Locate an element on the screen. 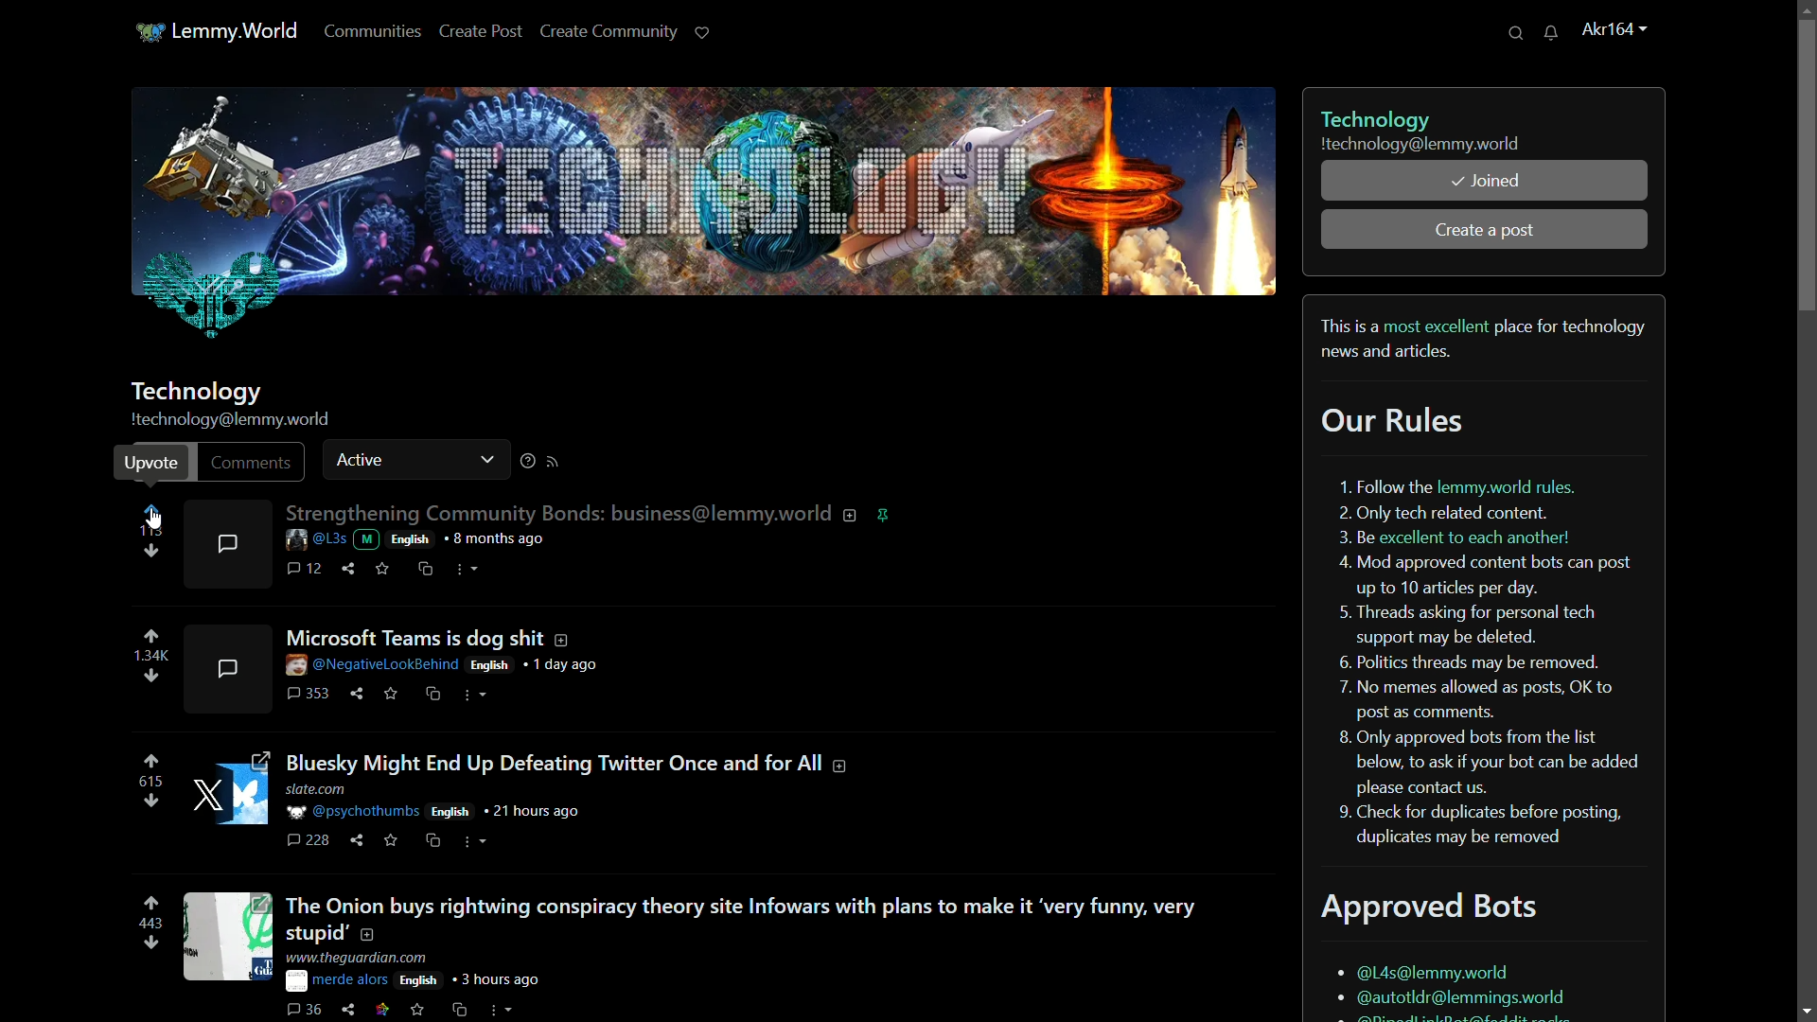 The image size is (1817, 1022). create post is located at coordinates (479, 33).